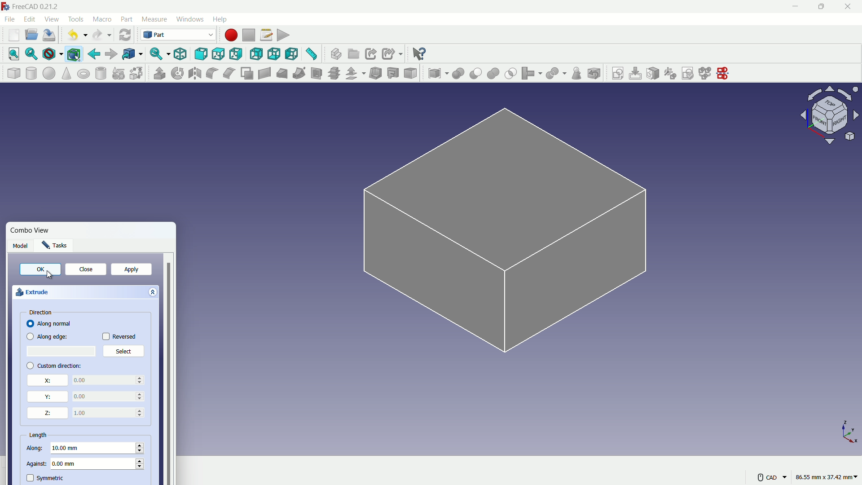 Image resolution: width=862 pixels, height=485 pixels. I want to click on mirror sketch, so click(726, 73).